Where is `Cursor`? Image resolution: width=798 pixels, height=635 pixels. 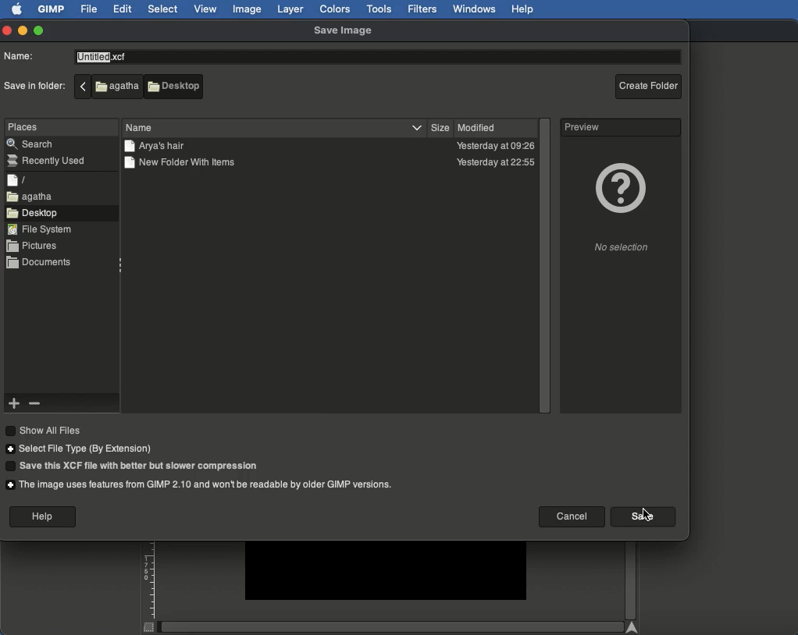 Cursor is located at coordinates (648, 517).